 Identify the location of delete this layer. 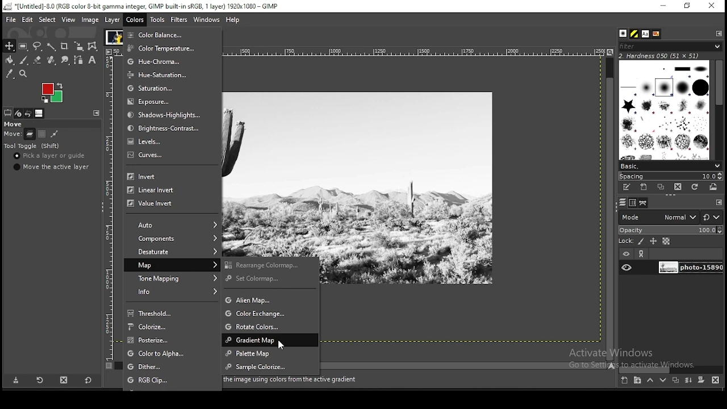
(716, 379).